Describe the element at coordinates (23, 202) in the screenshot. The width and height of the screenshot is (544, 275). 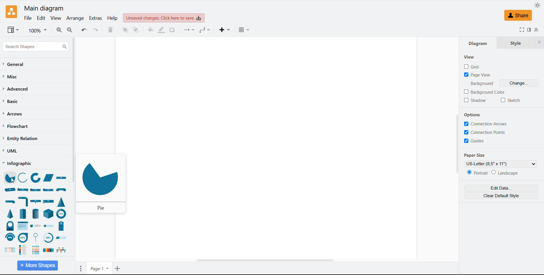
I see `banner half fold` at that location.